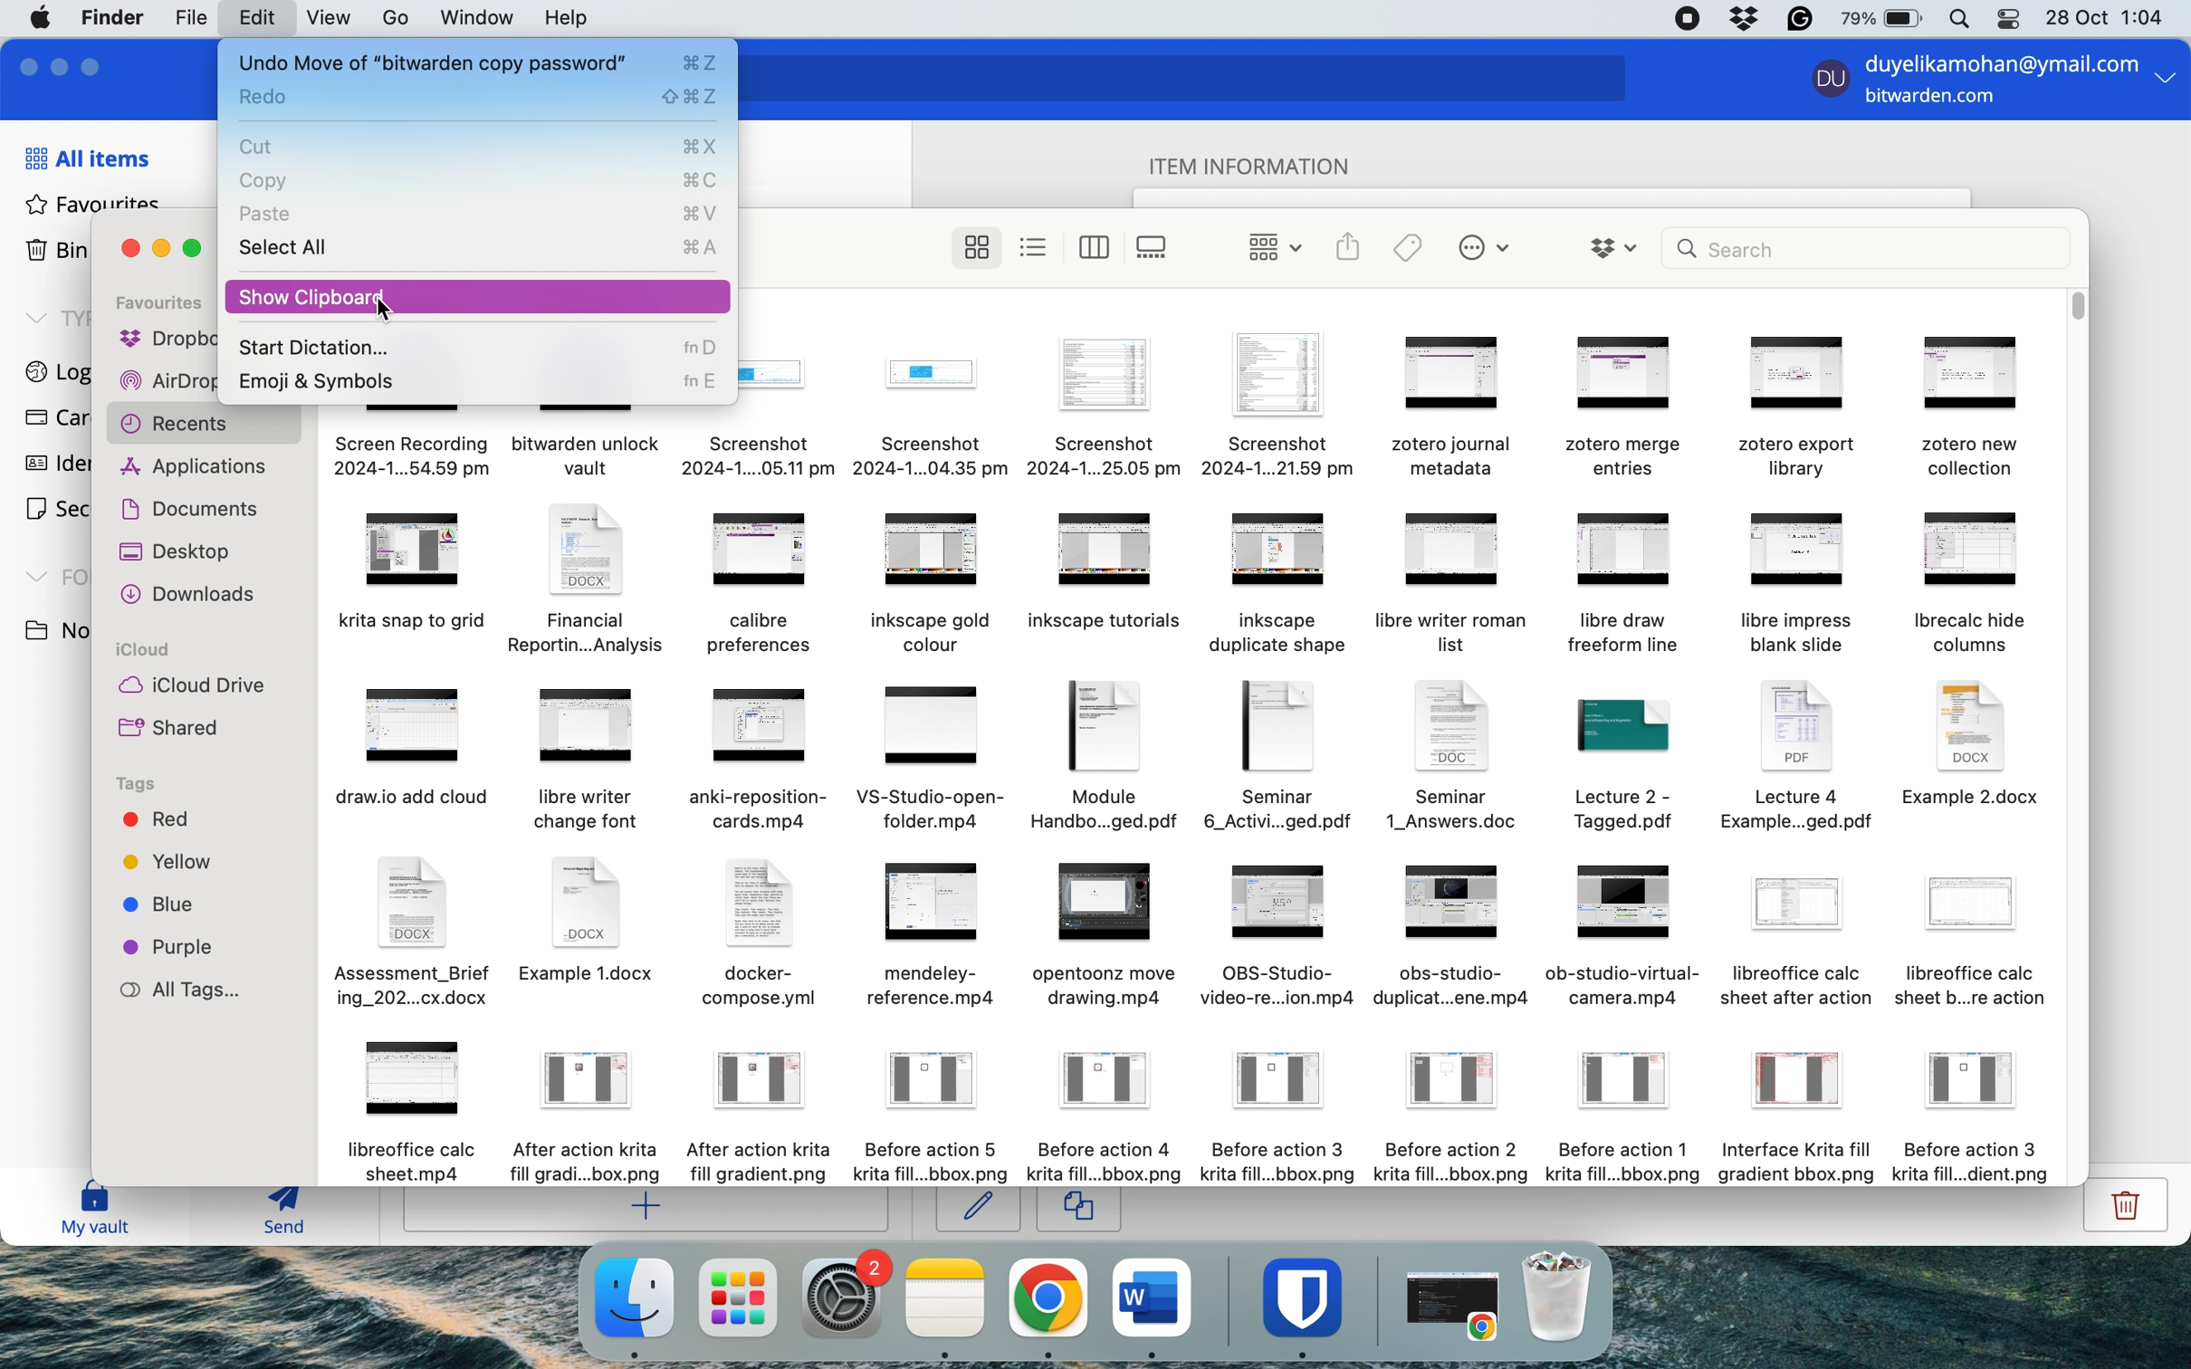 The image size is (2191, 1369). I want to click on launchpad, so click(738, 1297).